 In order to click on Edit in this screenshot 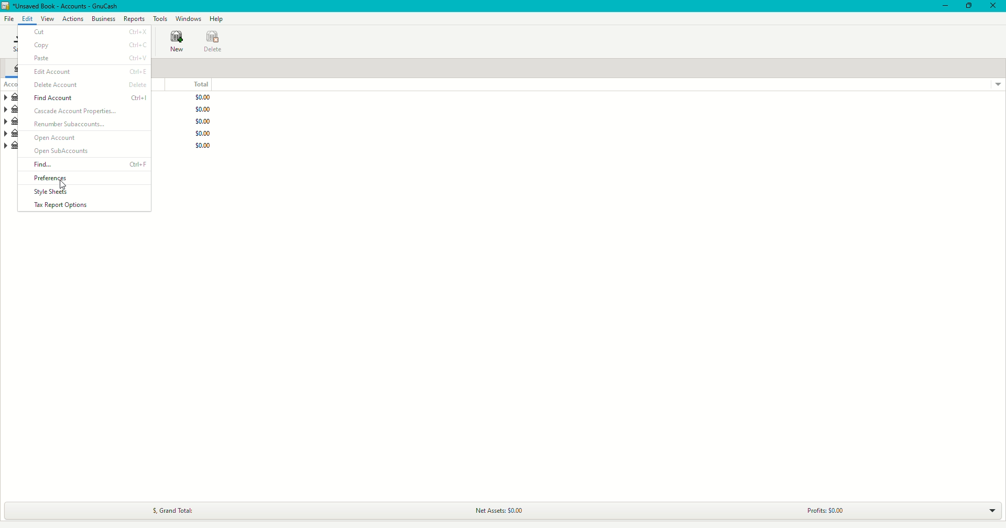, I will do `click(28, 18)`.